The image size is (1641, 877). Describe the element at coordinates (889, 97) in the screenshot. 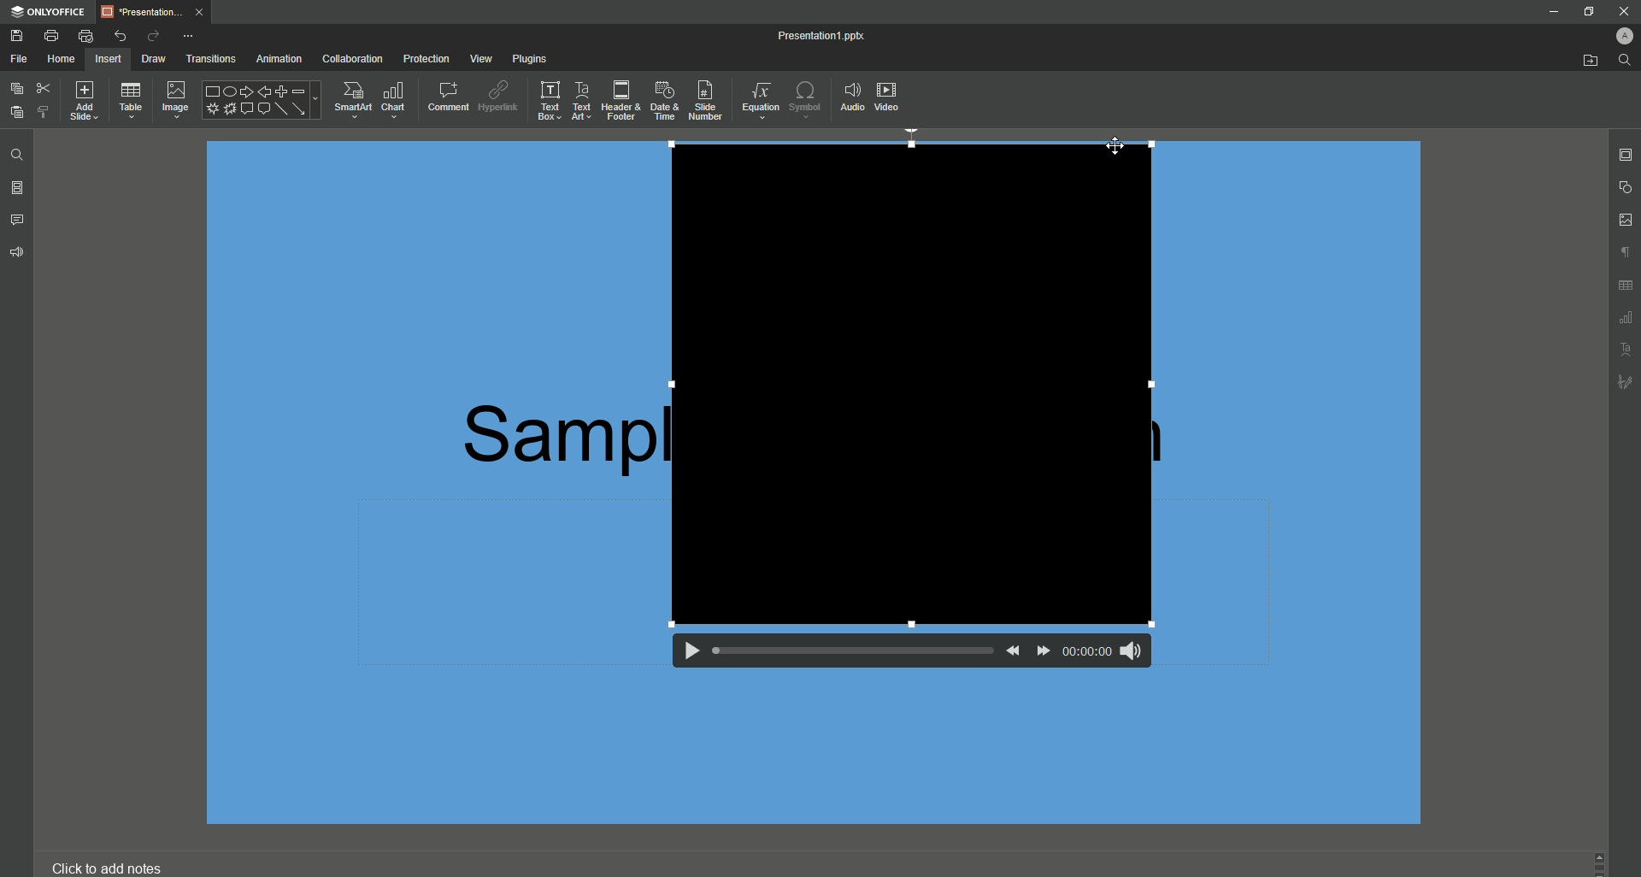

I see `Video` at that location.